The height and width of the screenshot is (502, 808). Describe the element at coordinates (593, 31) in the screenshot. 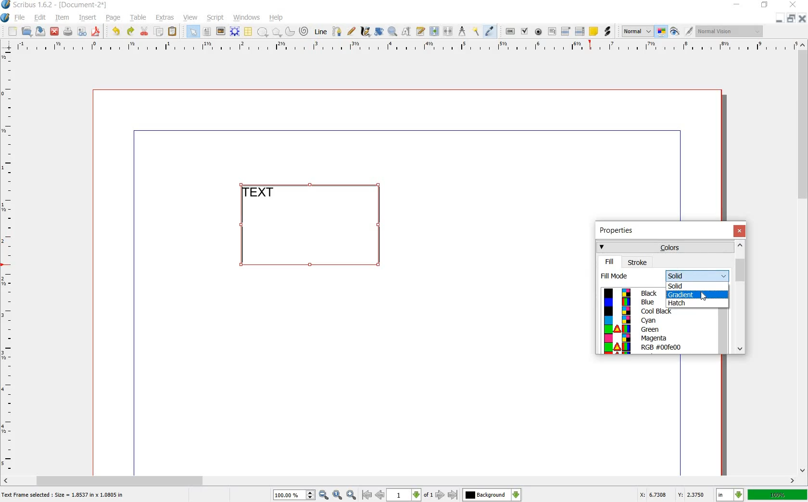

I see `text annotation` at that location.